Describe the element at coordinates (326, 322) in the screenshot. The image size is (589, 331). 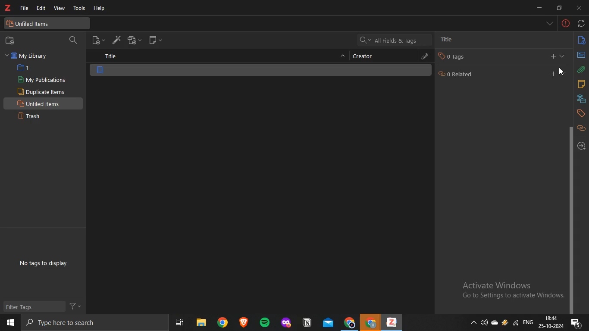
I see `mail` at that location.